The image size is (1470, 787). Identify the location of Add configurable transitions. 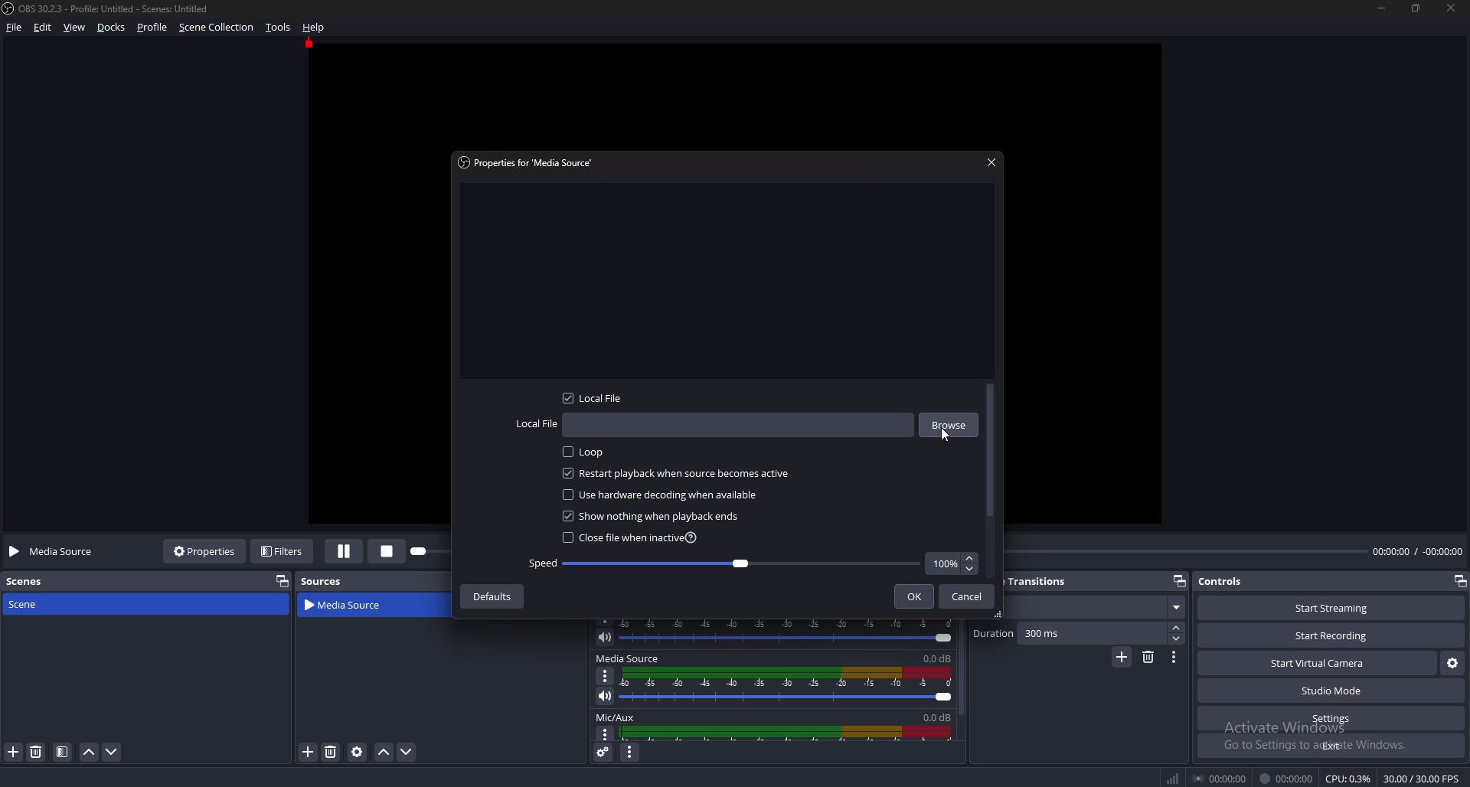
(1122, 658).